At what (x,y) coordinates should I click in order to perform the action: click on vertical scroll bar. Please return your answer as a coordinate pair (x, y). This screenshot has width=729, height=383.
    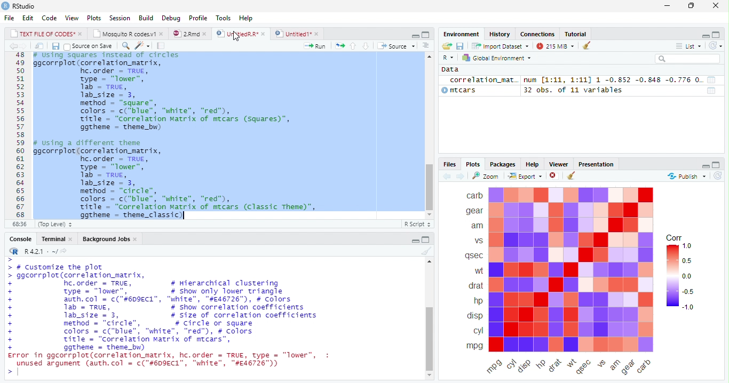
    Looking at the image, I should click on (429, 138).